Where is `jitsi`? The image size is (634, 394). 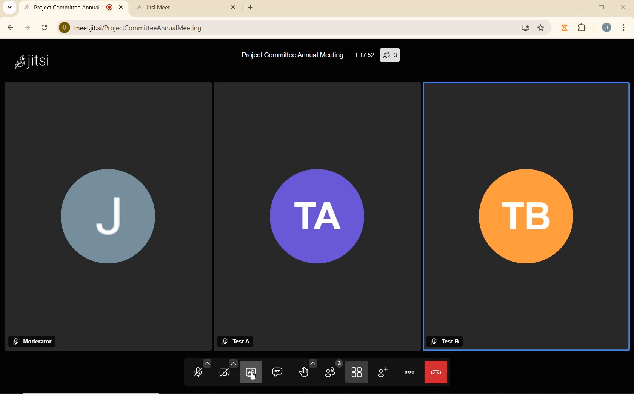 jitsi is located at coordinates (31, 61).